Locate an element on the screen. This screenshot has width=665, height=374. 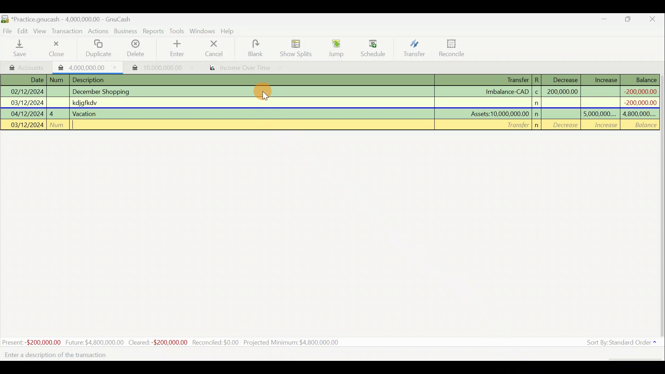
Duplicate is located at coordinates (97, 49).